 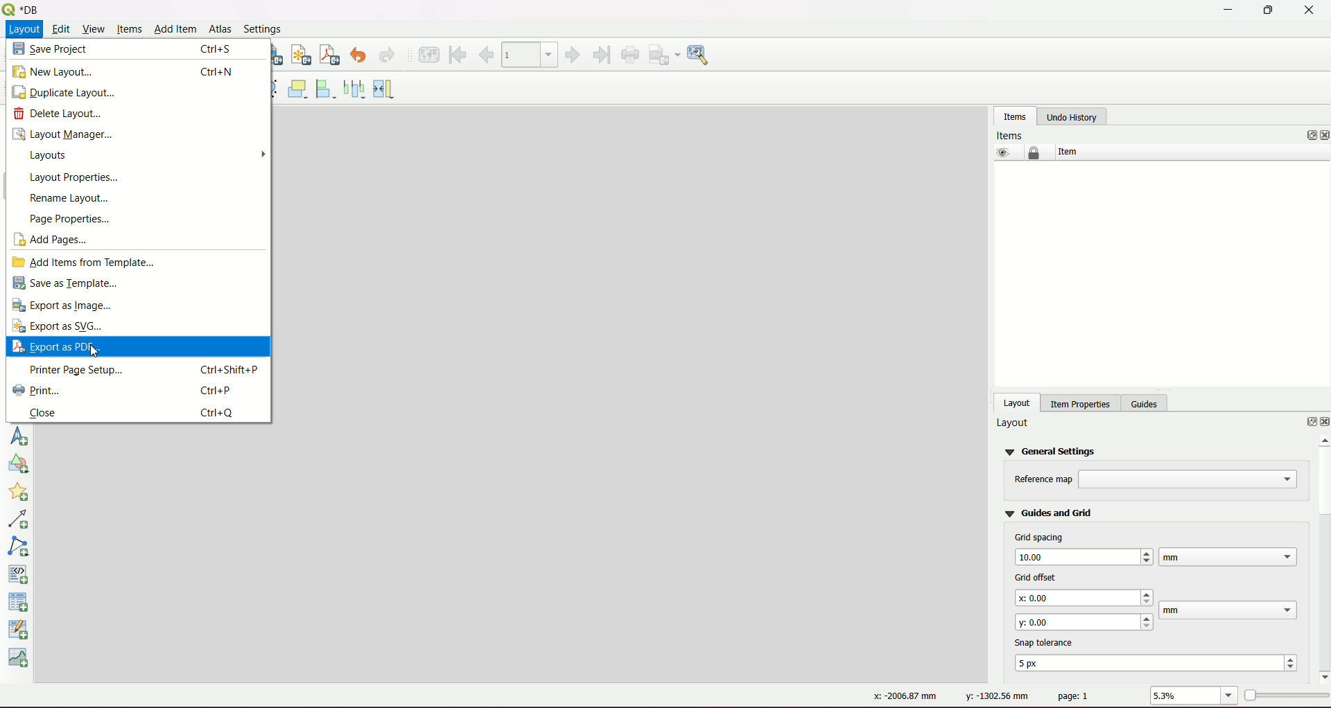 I want to click on options, so click(x=1305, y=423).